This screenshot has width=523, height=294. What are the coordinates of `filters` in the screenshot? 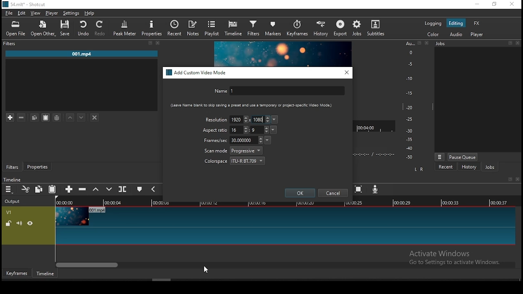 It's located at (12, 167).